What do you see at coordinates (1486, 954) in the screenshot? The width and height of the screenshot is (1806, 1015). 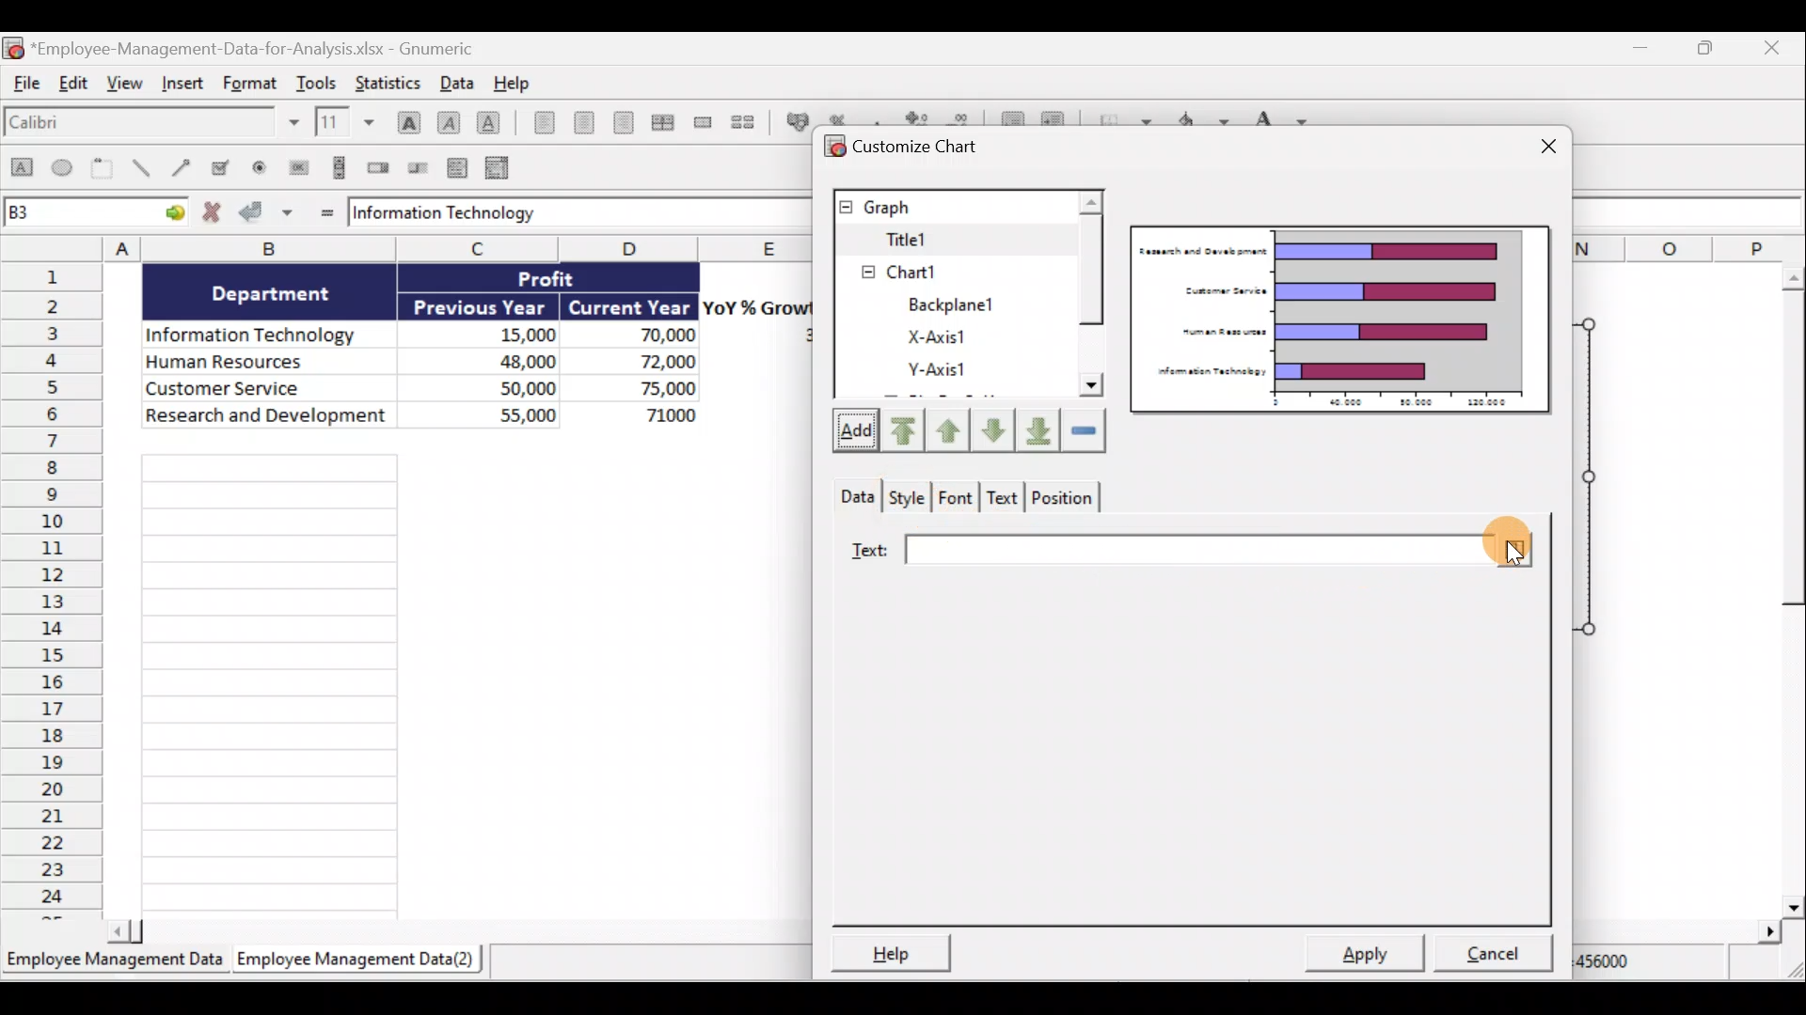 I see `Cancel` at bounding box center [1486, 954].